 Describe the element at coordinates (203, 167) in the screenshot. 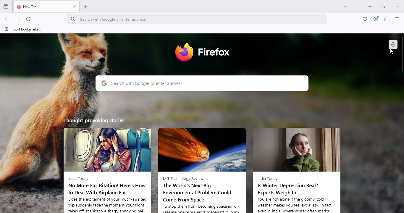

I see `New articles` at that location.